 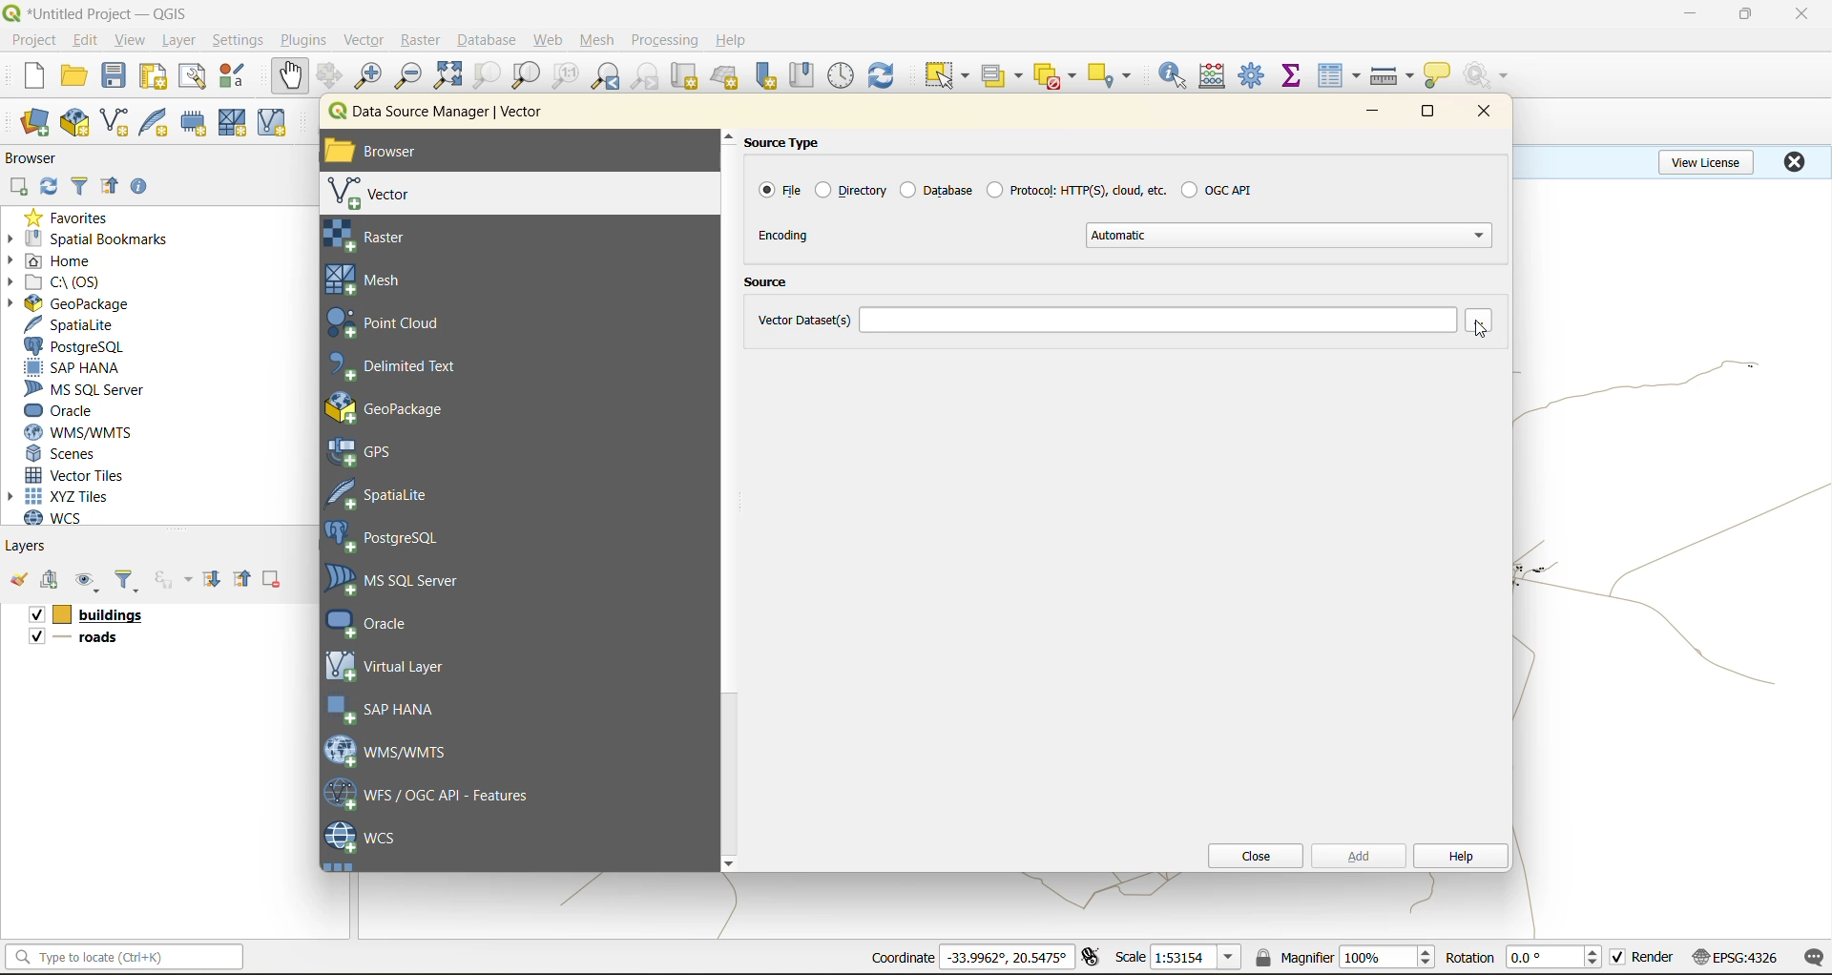 What do you see at coordinates (1430, 115) in the screenshot?
I see `maximize` at bounding box center [1430, 115].